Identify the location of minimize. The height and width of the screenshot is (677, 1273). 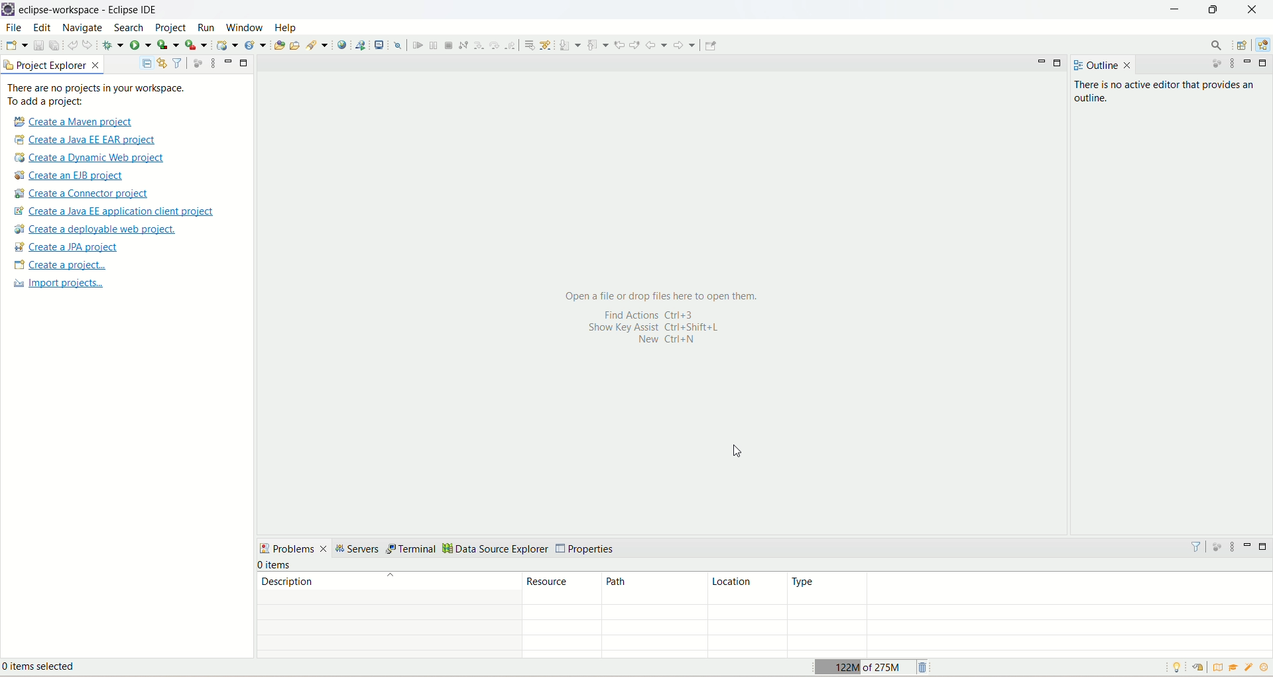
(1042, 65).